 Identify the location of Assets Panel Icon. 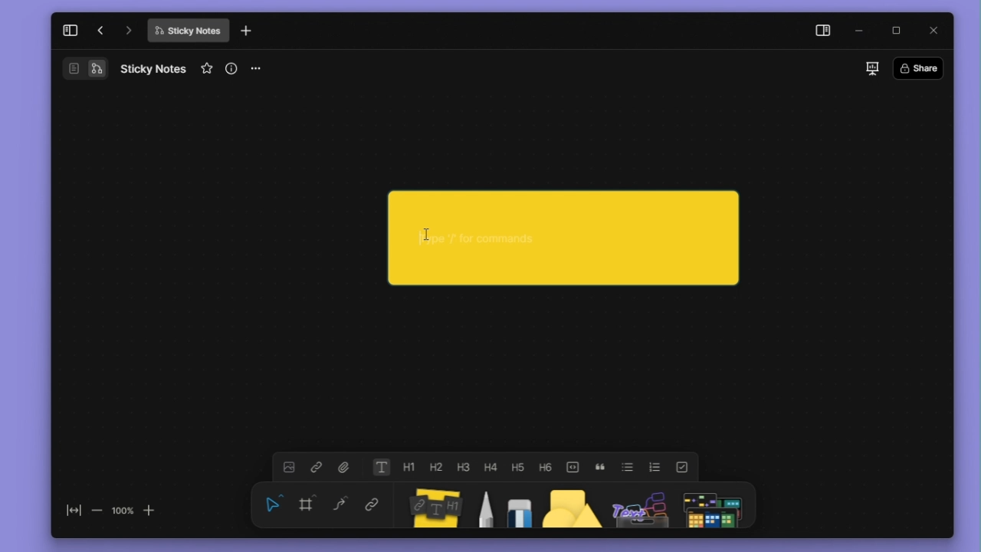
(638, 508).